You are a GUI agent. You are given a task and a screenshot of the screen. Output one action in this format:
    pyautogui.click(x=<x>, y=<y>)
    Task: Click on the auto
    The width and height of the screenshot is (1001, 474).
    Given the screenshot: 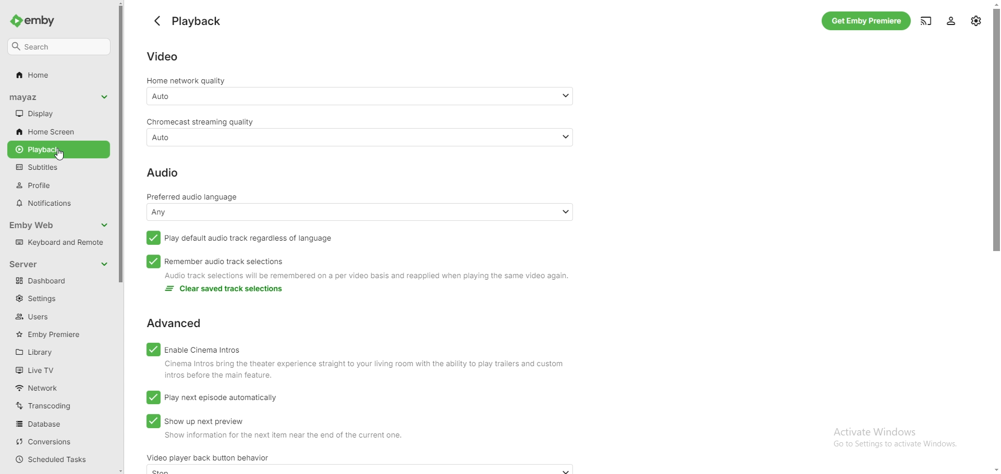 What is the action you would take?
    pyautogui.click(x=359, y=138)
    